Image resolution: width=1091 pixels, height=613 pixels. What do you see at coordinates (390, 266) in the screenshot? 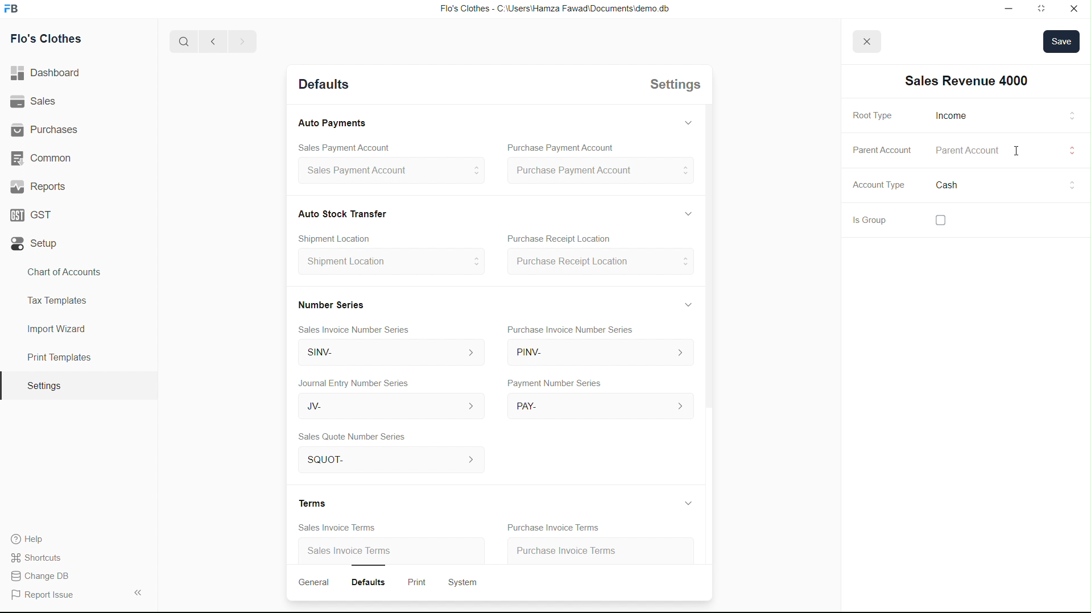
I see `Shipment Location` at bounding box center [390, 266].